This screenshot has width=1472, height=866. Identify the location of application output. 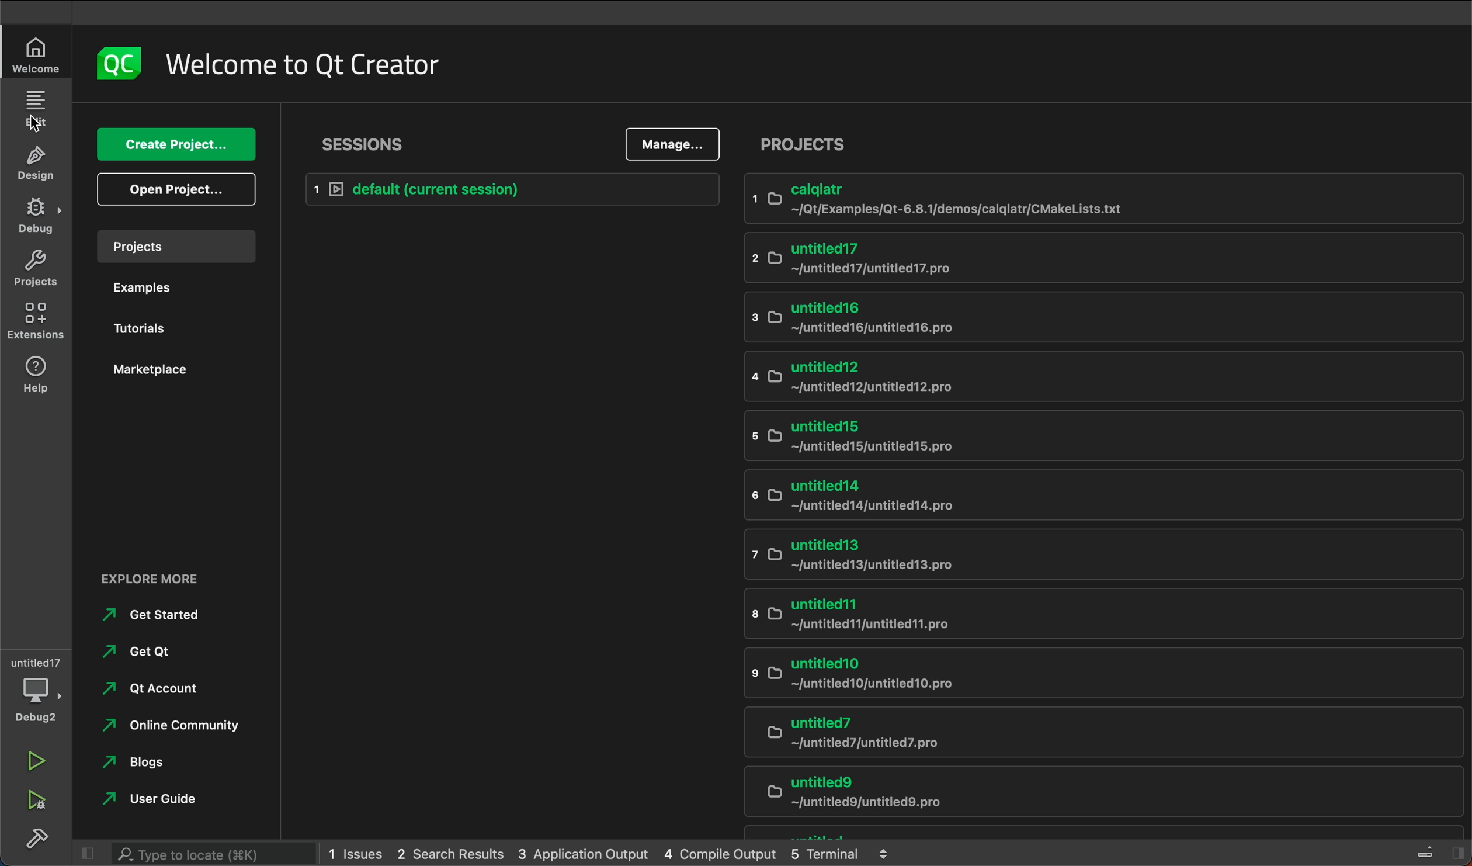
(583, 851).